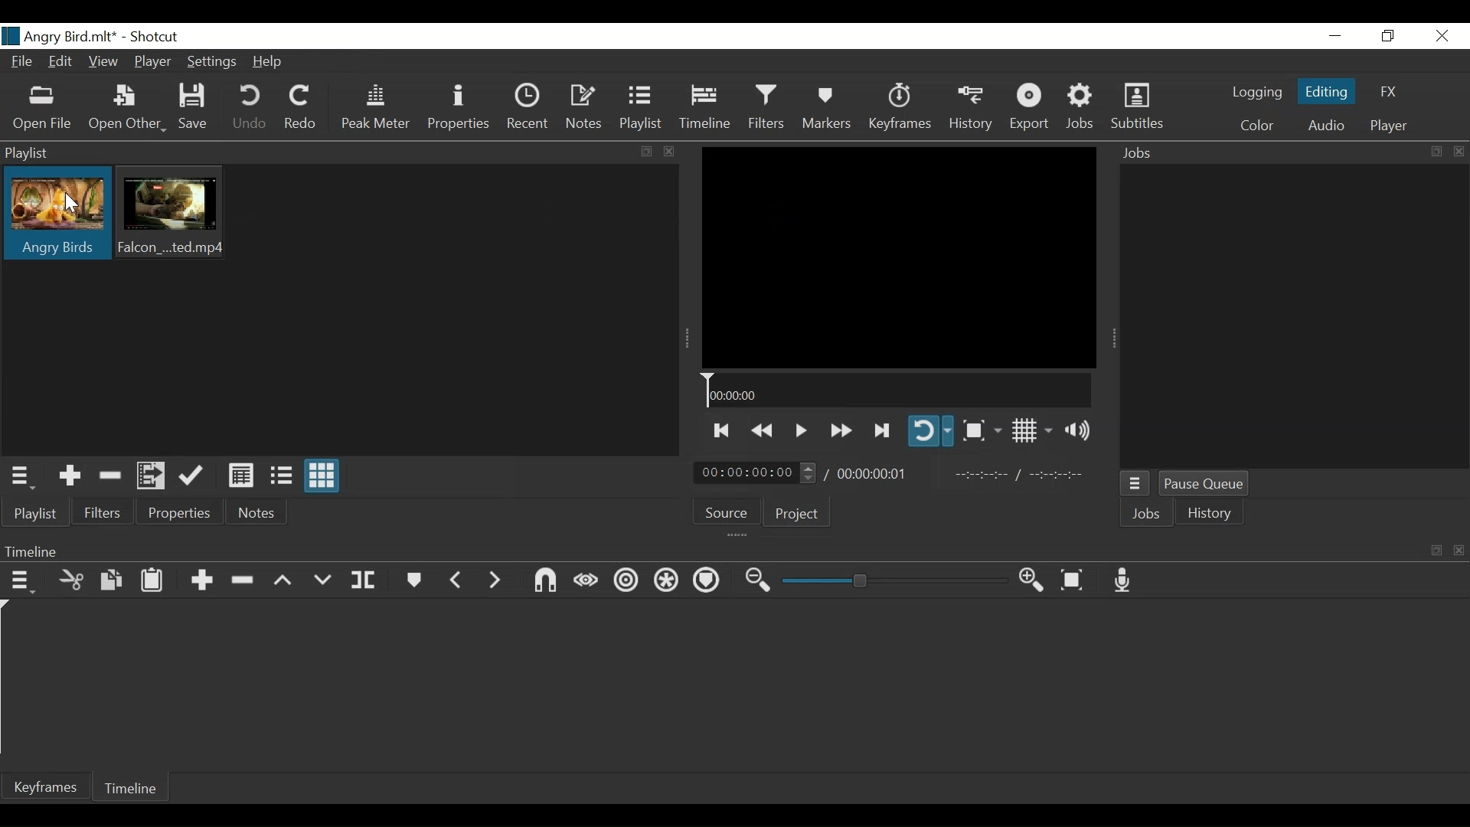 The height and width of the screenshot is (827, 1470). I want to click on Jobs Panel, so click(1289, 152).